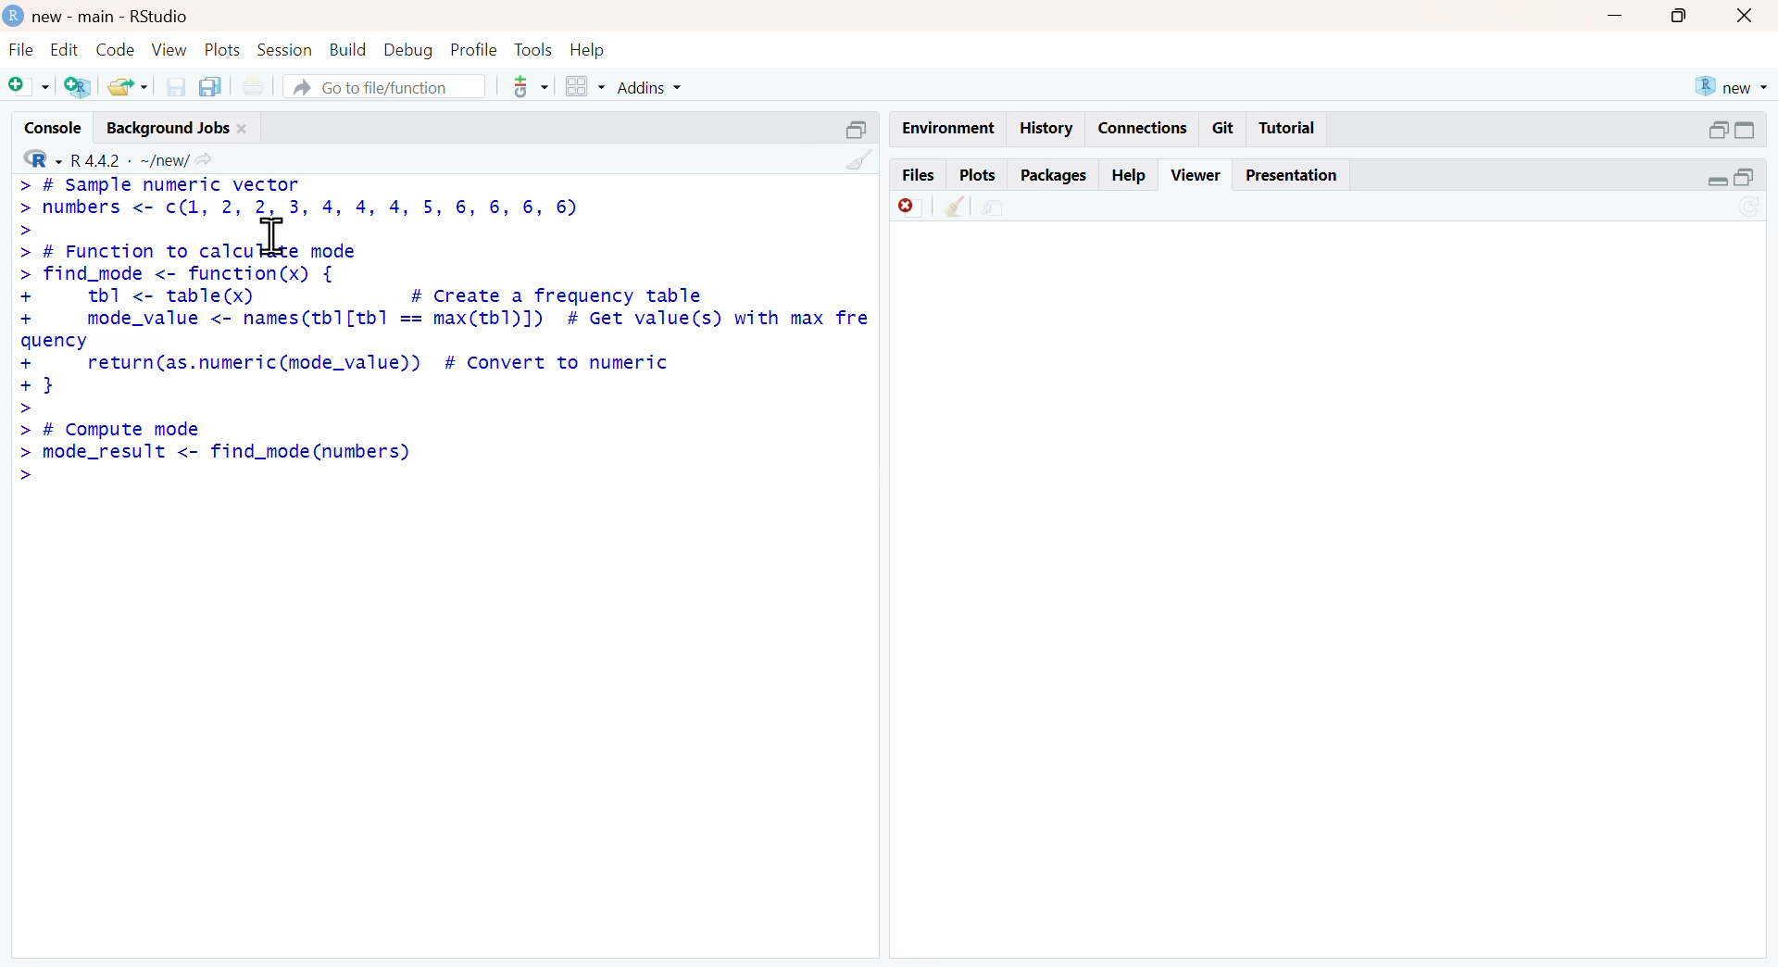 This screenshot has width=1778, height=967. I want to click on share, so click(994, 208).